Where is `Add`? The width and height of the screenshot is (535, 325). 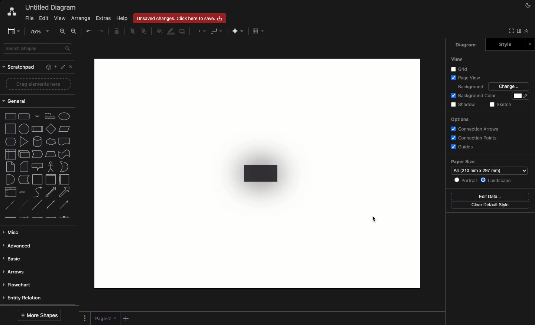 Add is located at coordinates (127, 318).